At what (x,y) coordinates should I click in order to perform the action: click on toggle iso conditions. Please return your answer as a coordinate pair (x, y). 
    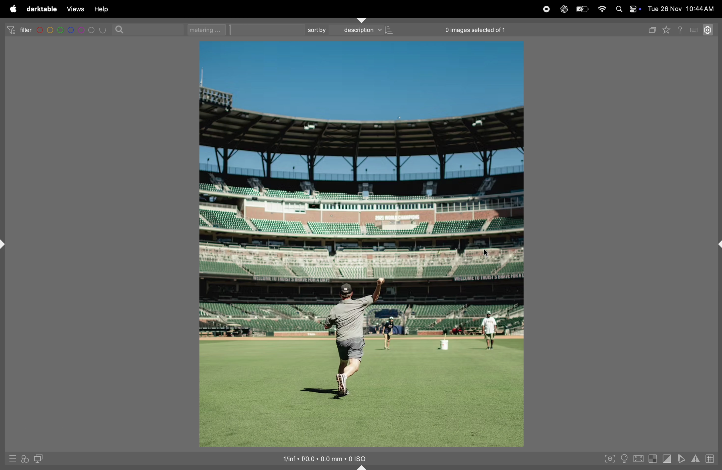
    Looking at the image, I should click on (625, 458).